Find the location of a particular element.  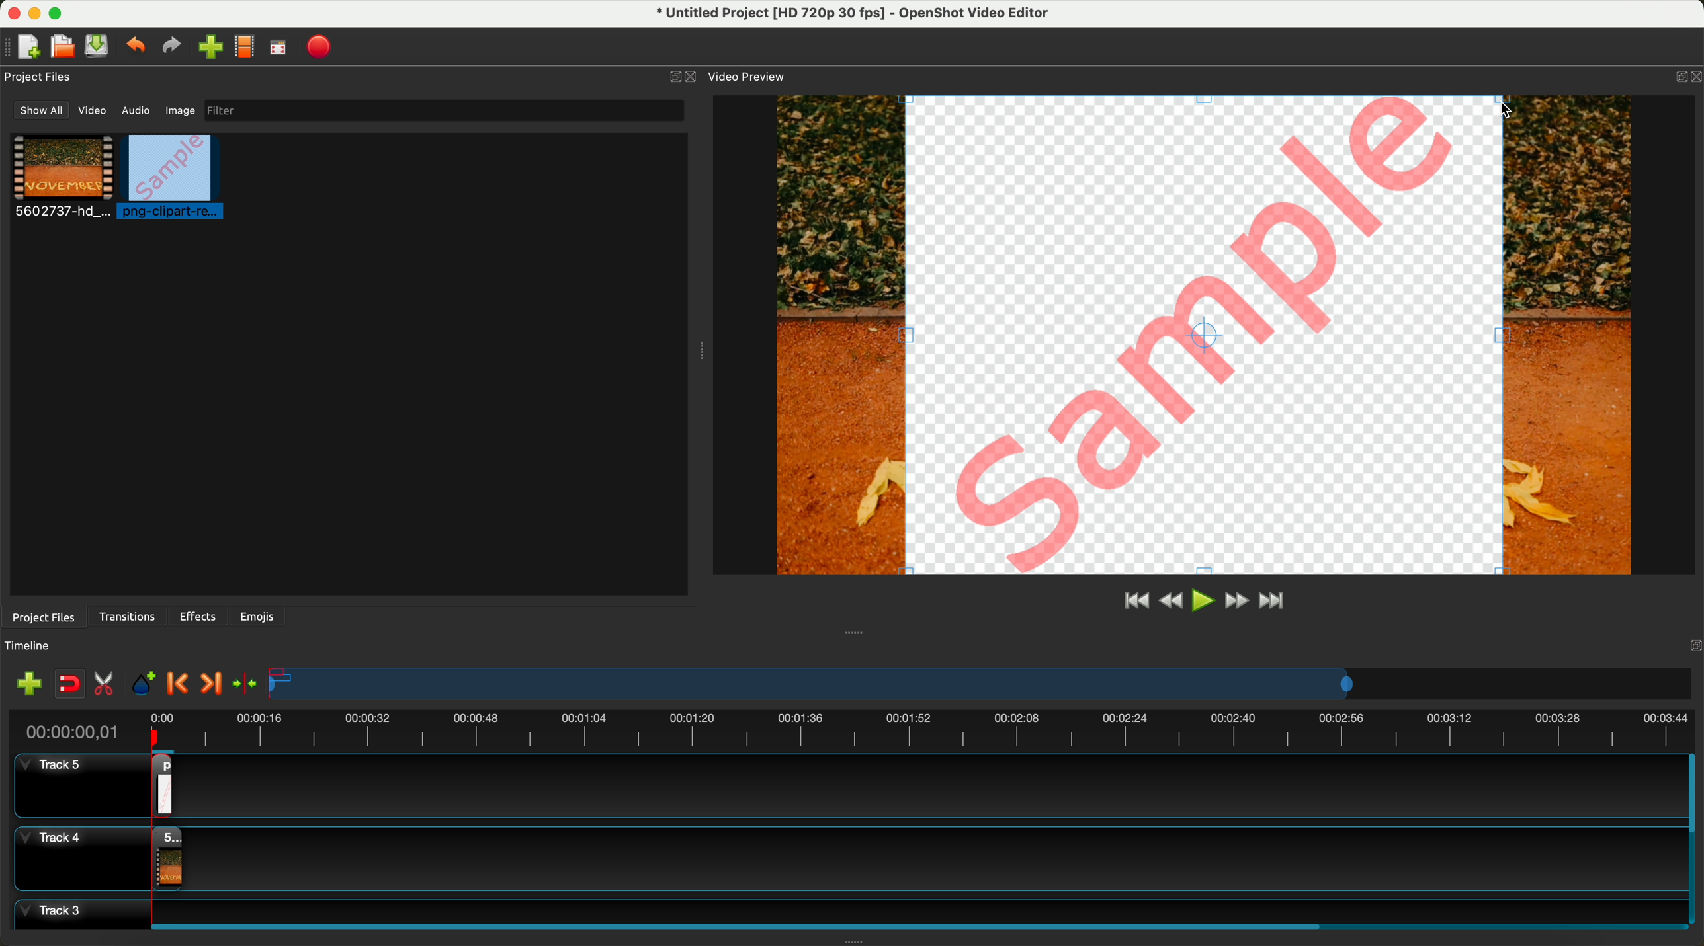

choose profile is located at coordinates (248, 49).